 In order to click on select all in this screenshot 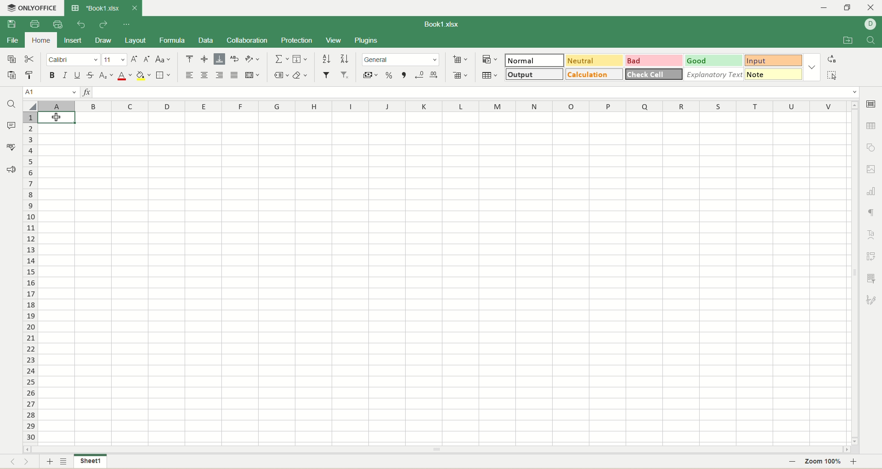, I will do `click(831, 75)`.